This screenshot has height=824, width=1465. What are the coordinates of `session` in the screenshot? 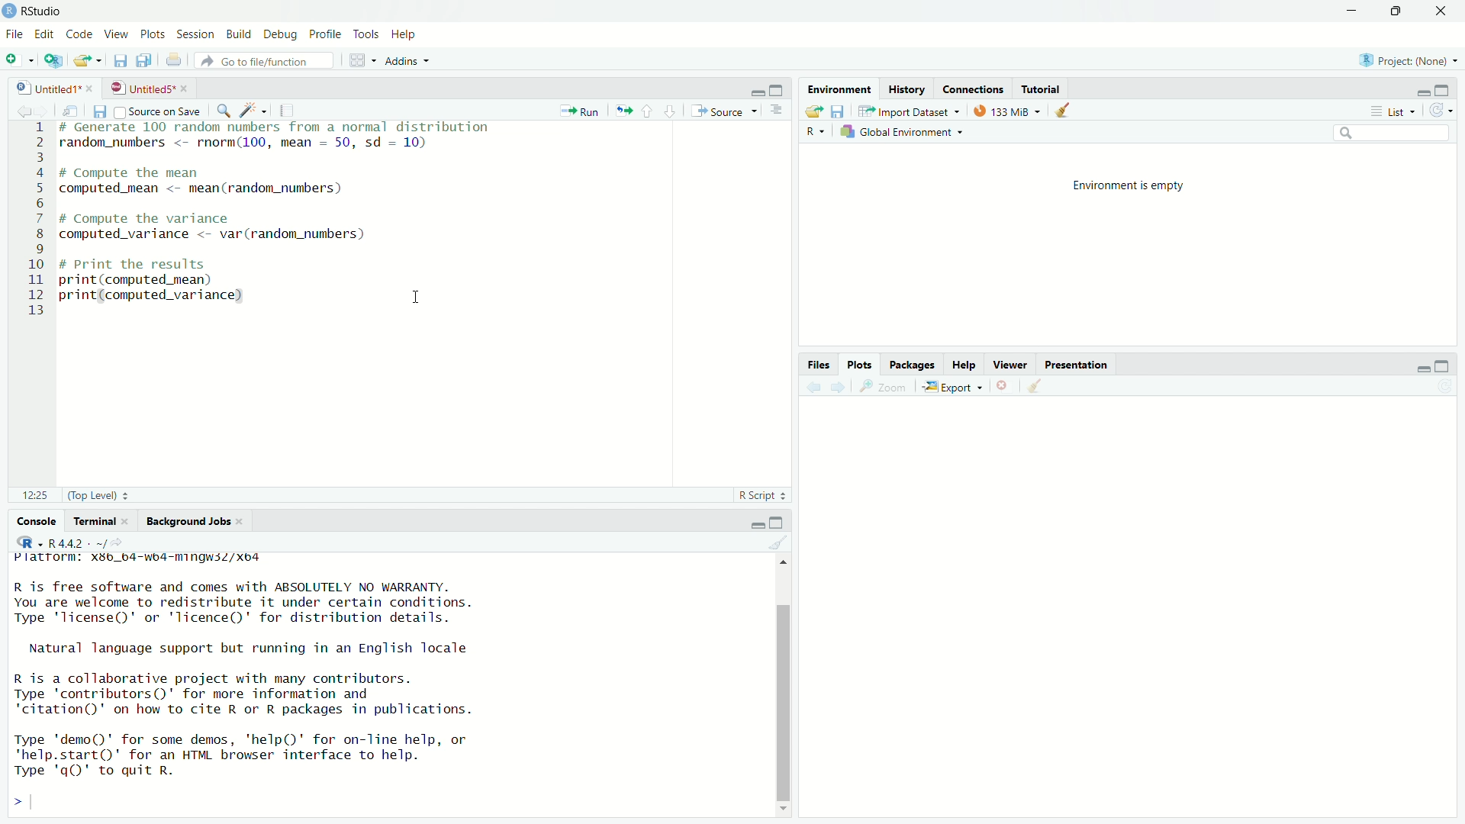 It's located at (197, 35).